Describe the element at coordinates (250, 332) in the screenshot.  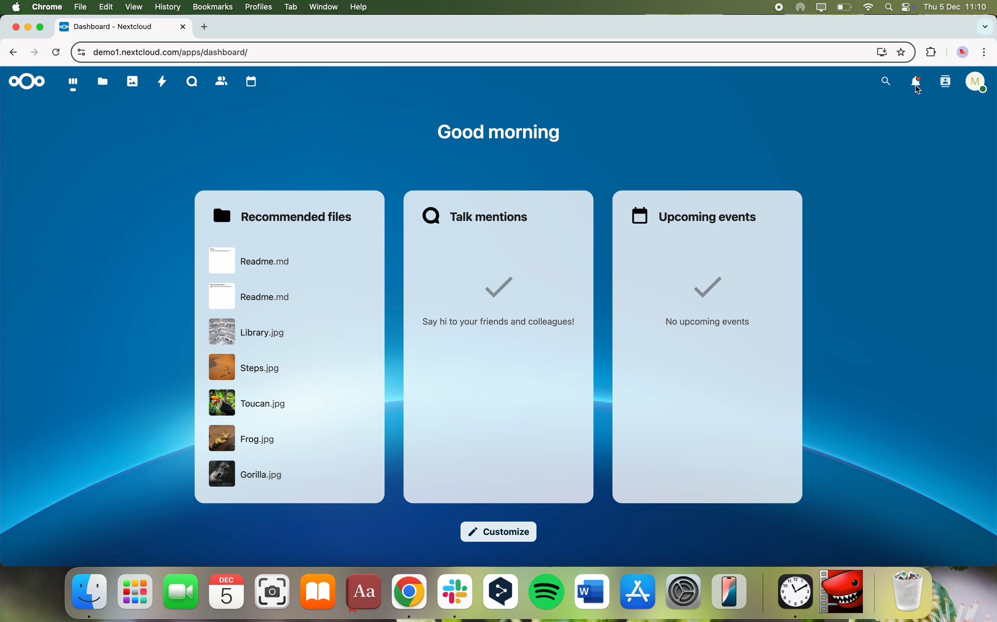
I see `file` at that location.